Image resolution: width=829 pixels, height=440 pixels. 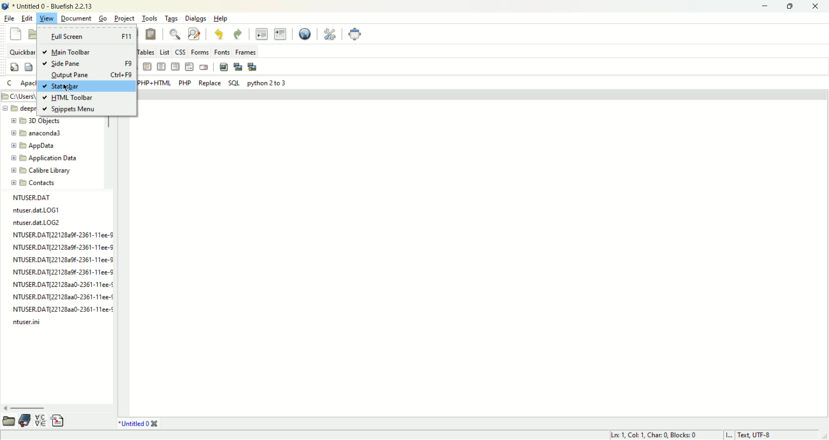 I want to click on new file, so click(x=16, y=34).